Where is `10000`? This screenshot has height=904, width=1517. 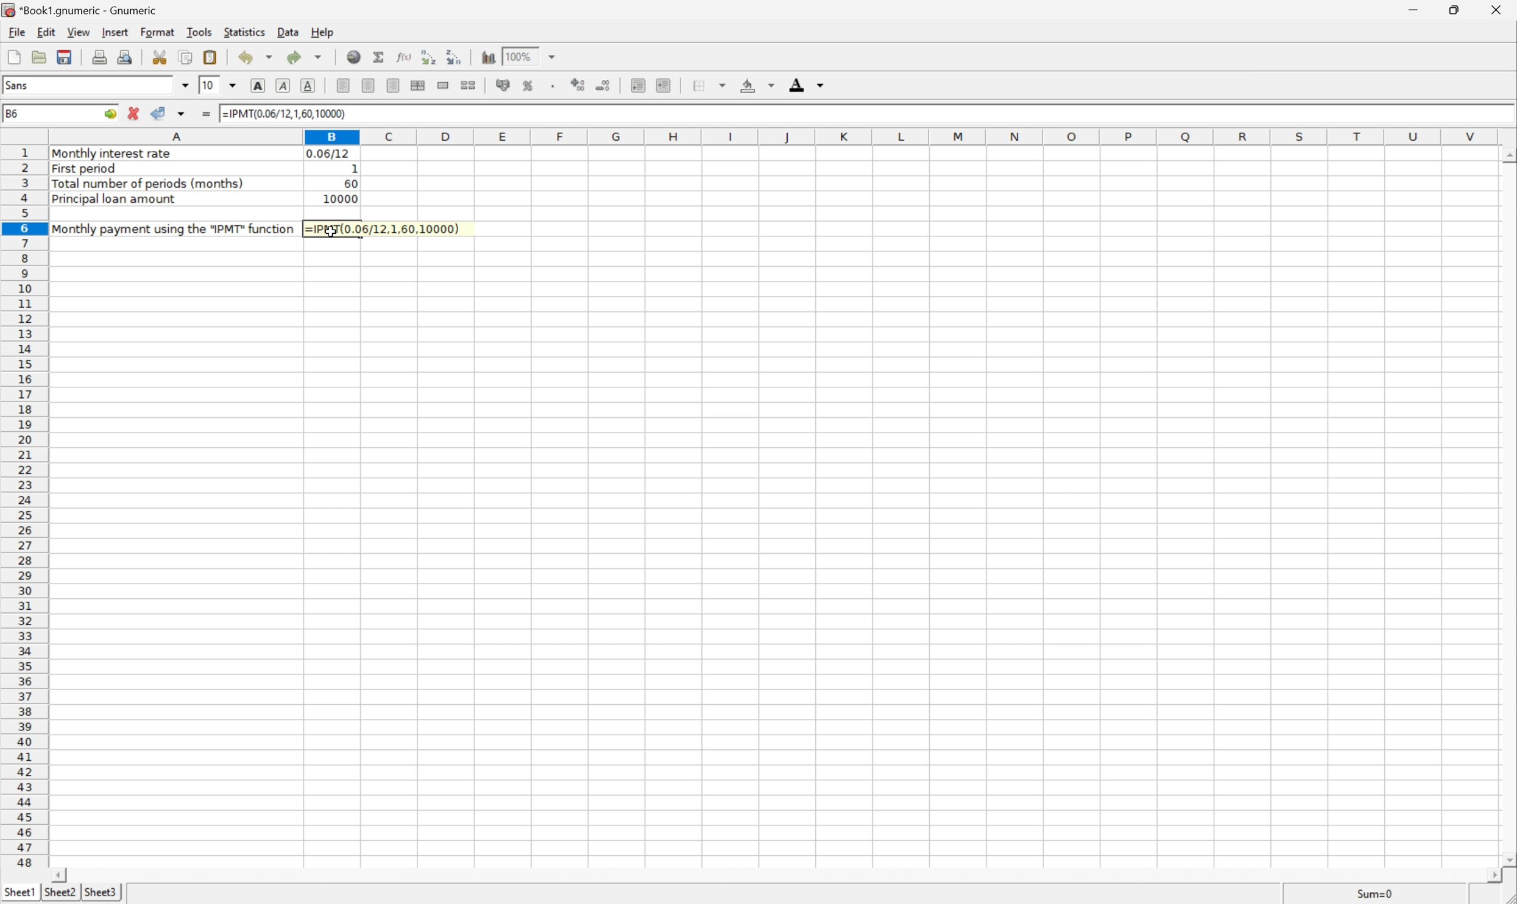
10000 is located at coordinates (337, 200).